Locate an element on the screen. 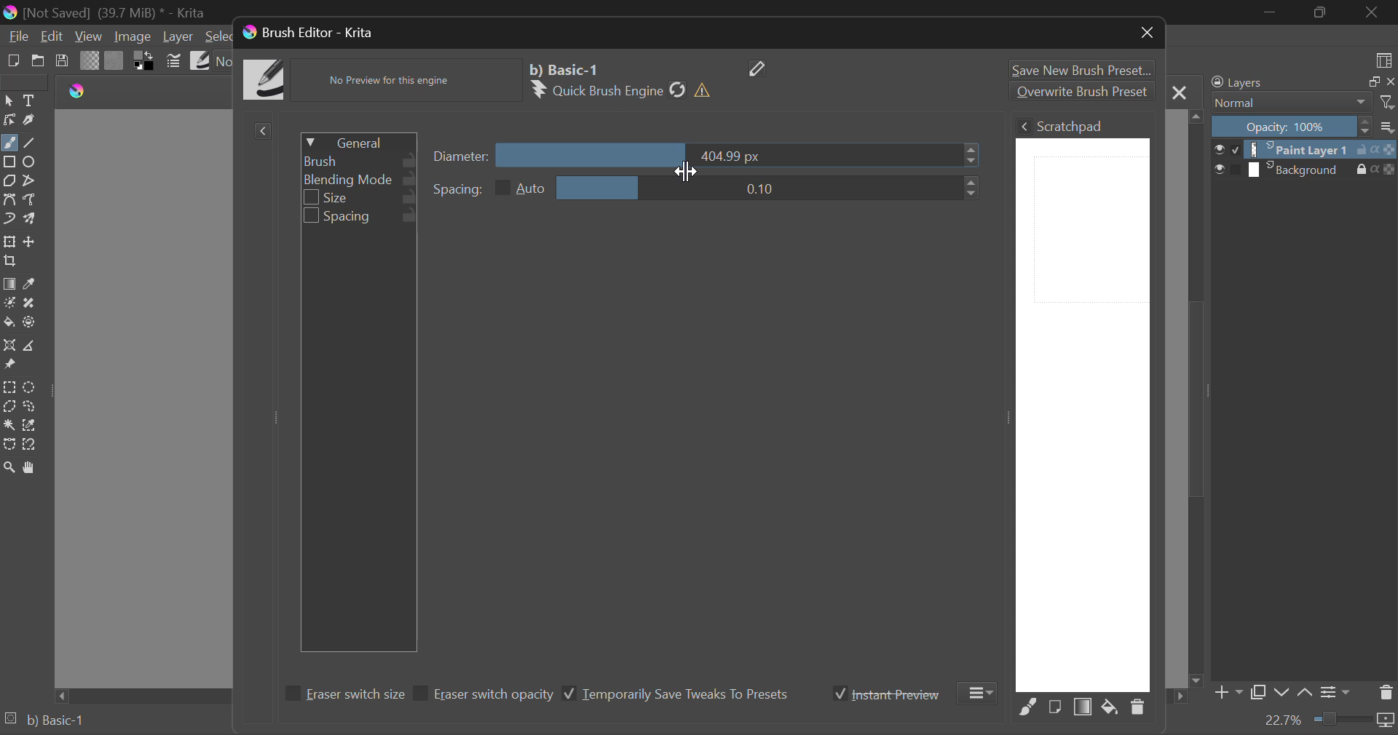  Save is located at coordinates (63, 61).